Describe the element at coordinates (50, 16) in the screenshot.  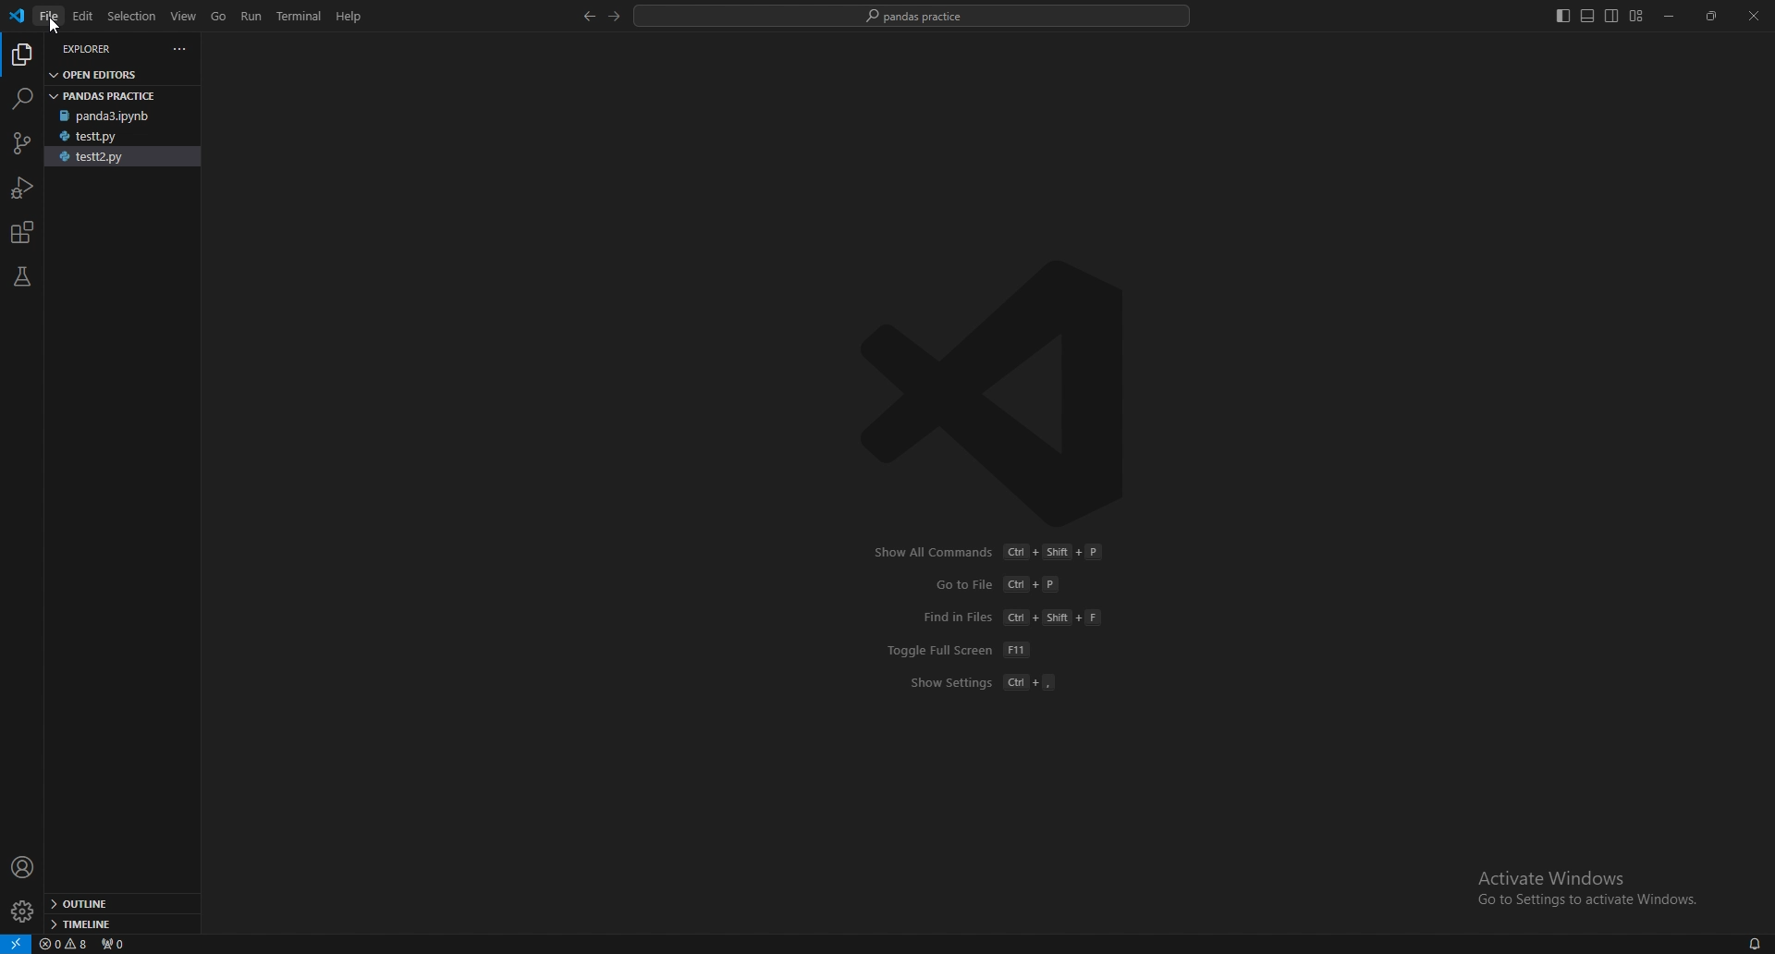
I see `file` at that location.